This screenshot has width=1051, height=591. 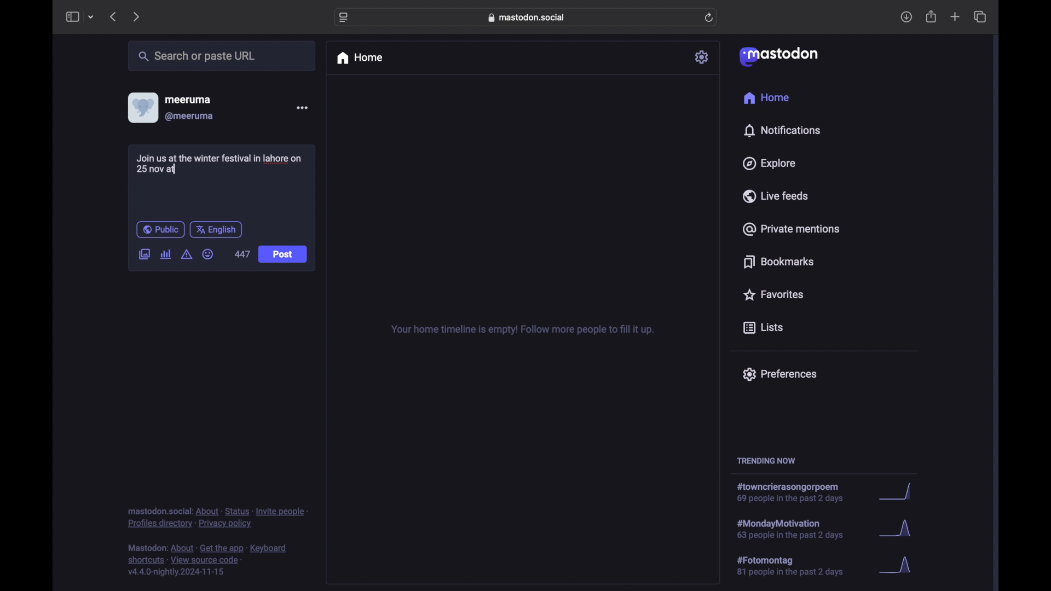 I want to click on hashtag trend, so click(x=796, y=493).